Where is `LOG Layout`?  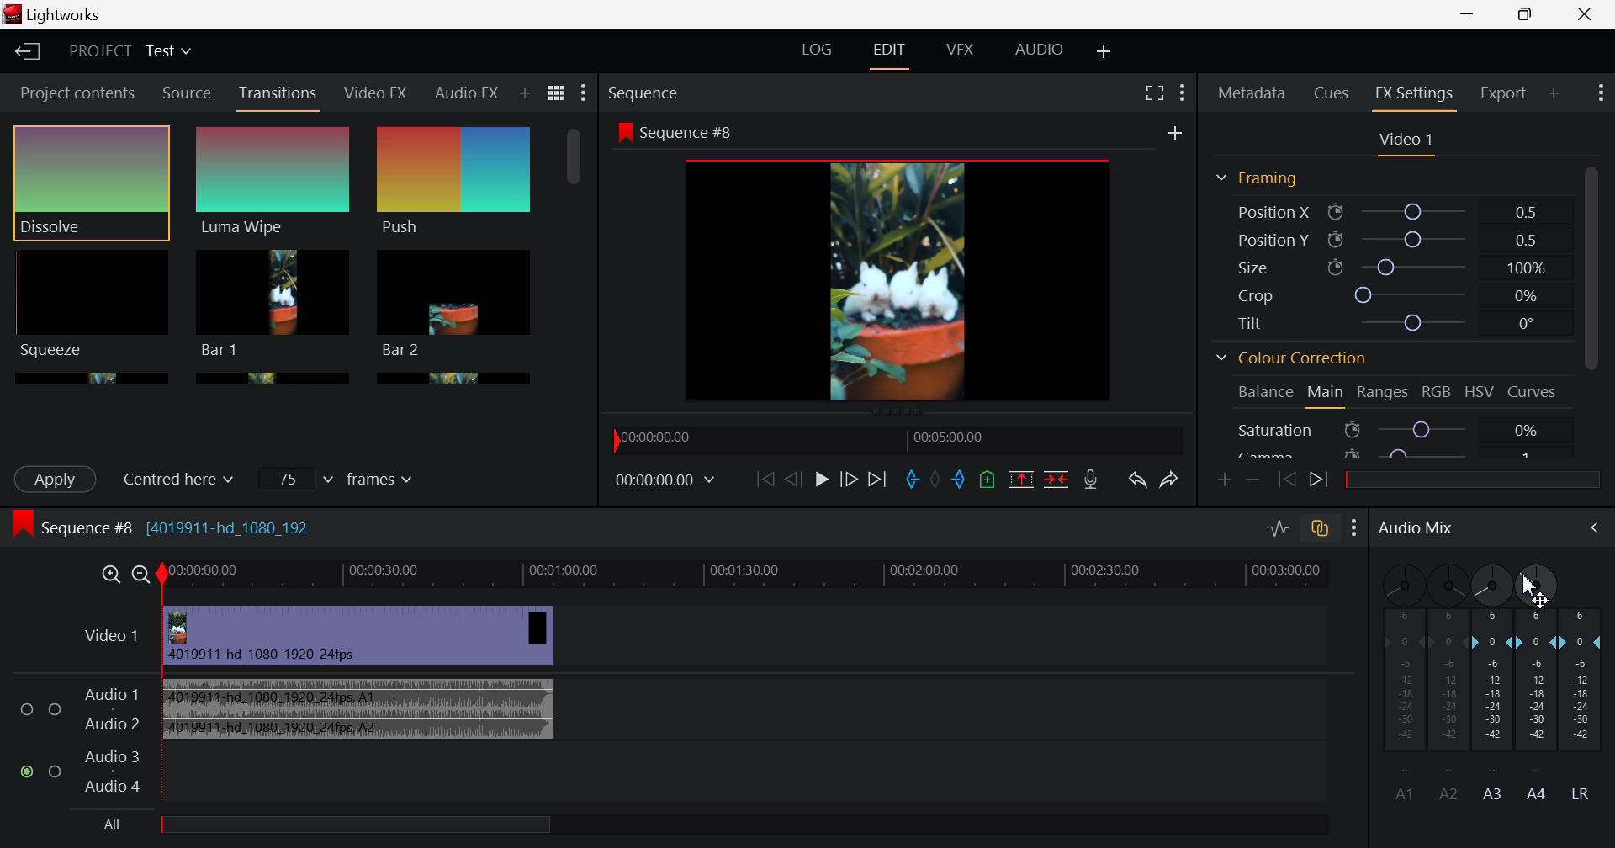 LOG Layout is located at coordinates (818, 49).